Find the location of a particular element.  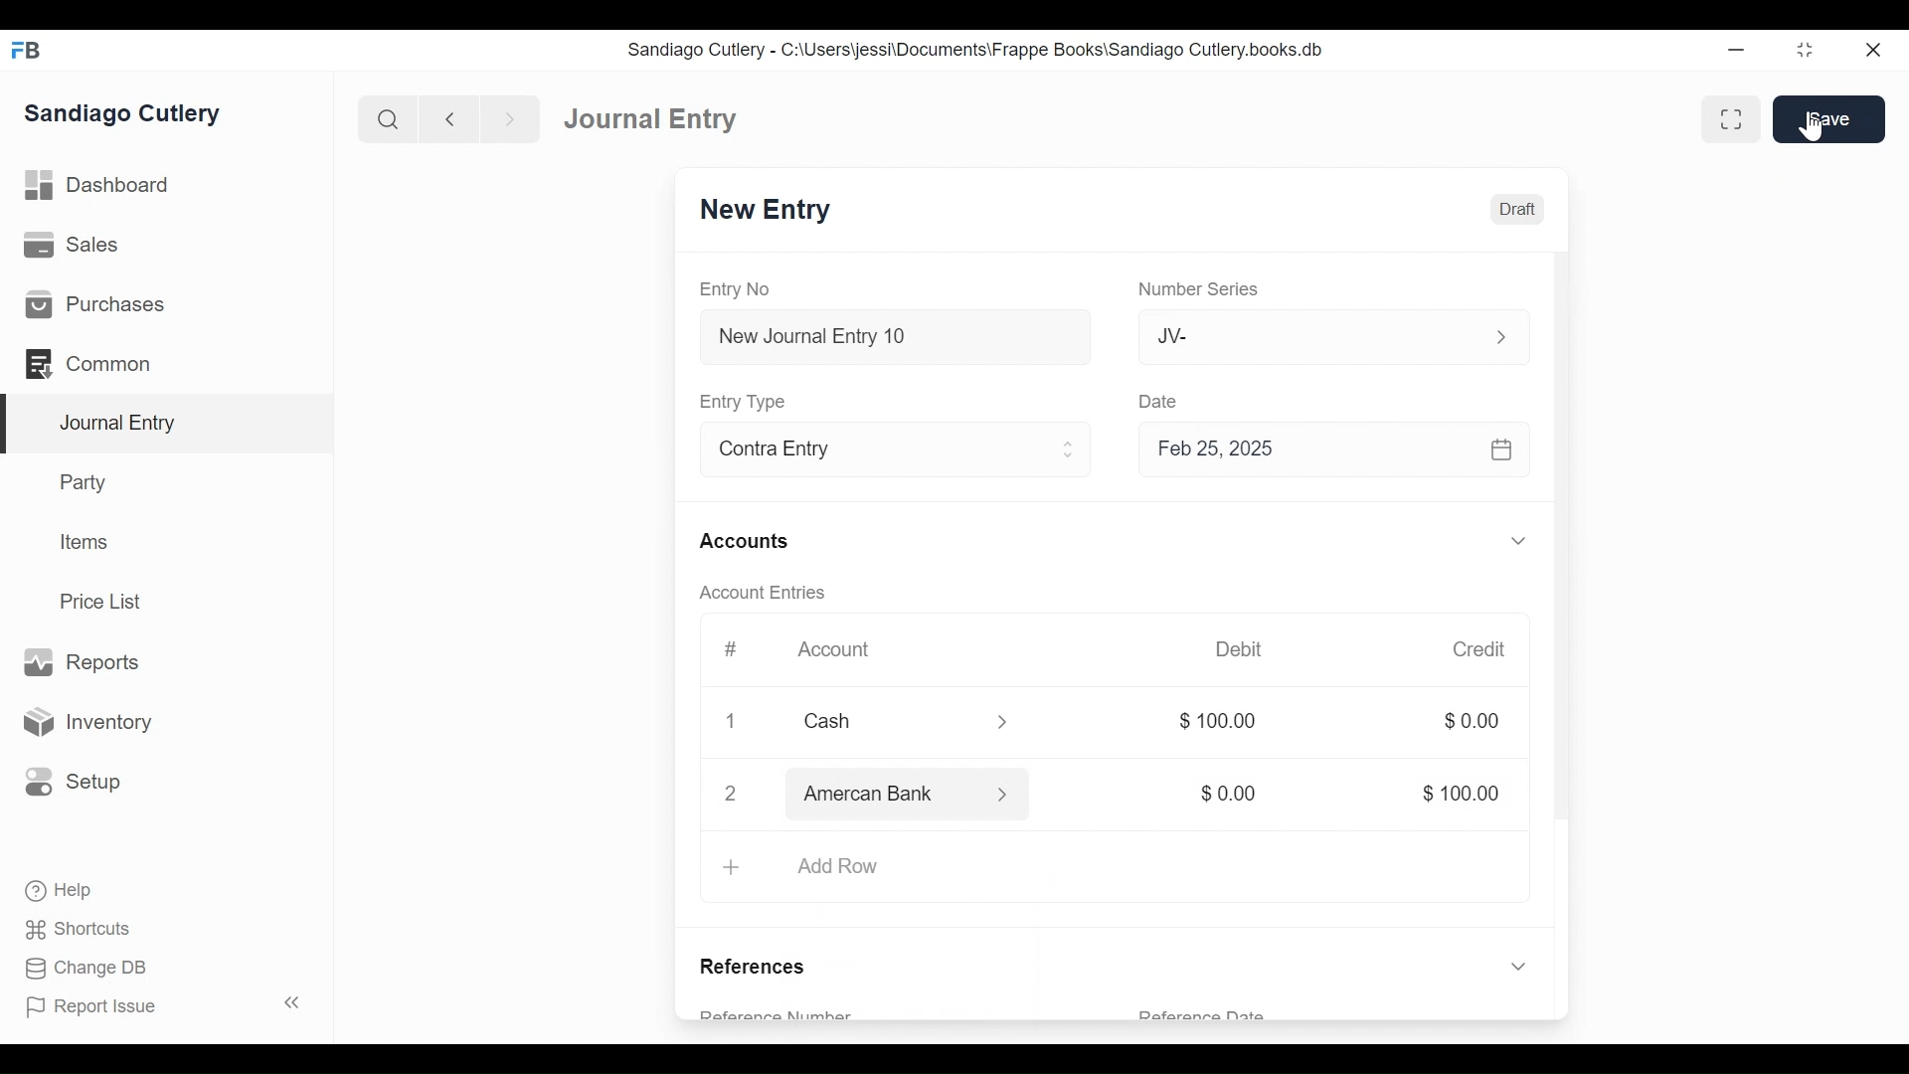

Sandiago Cutlery - C:\Users\jessi\Documents\Frappe Books\Sandiago Cutlery.books.db is located at coordinates (979, 52).